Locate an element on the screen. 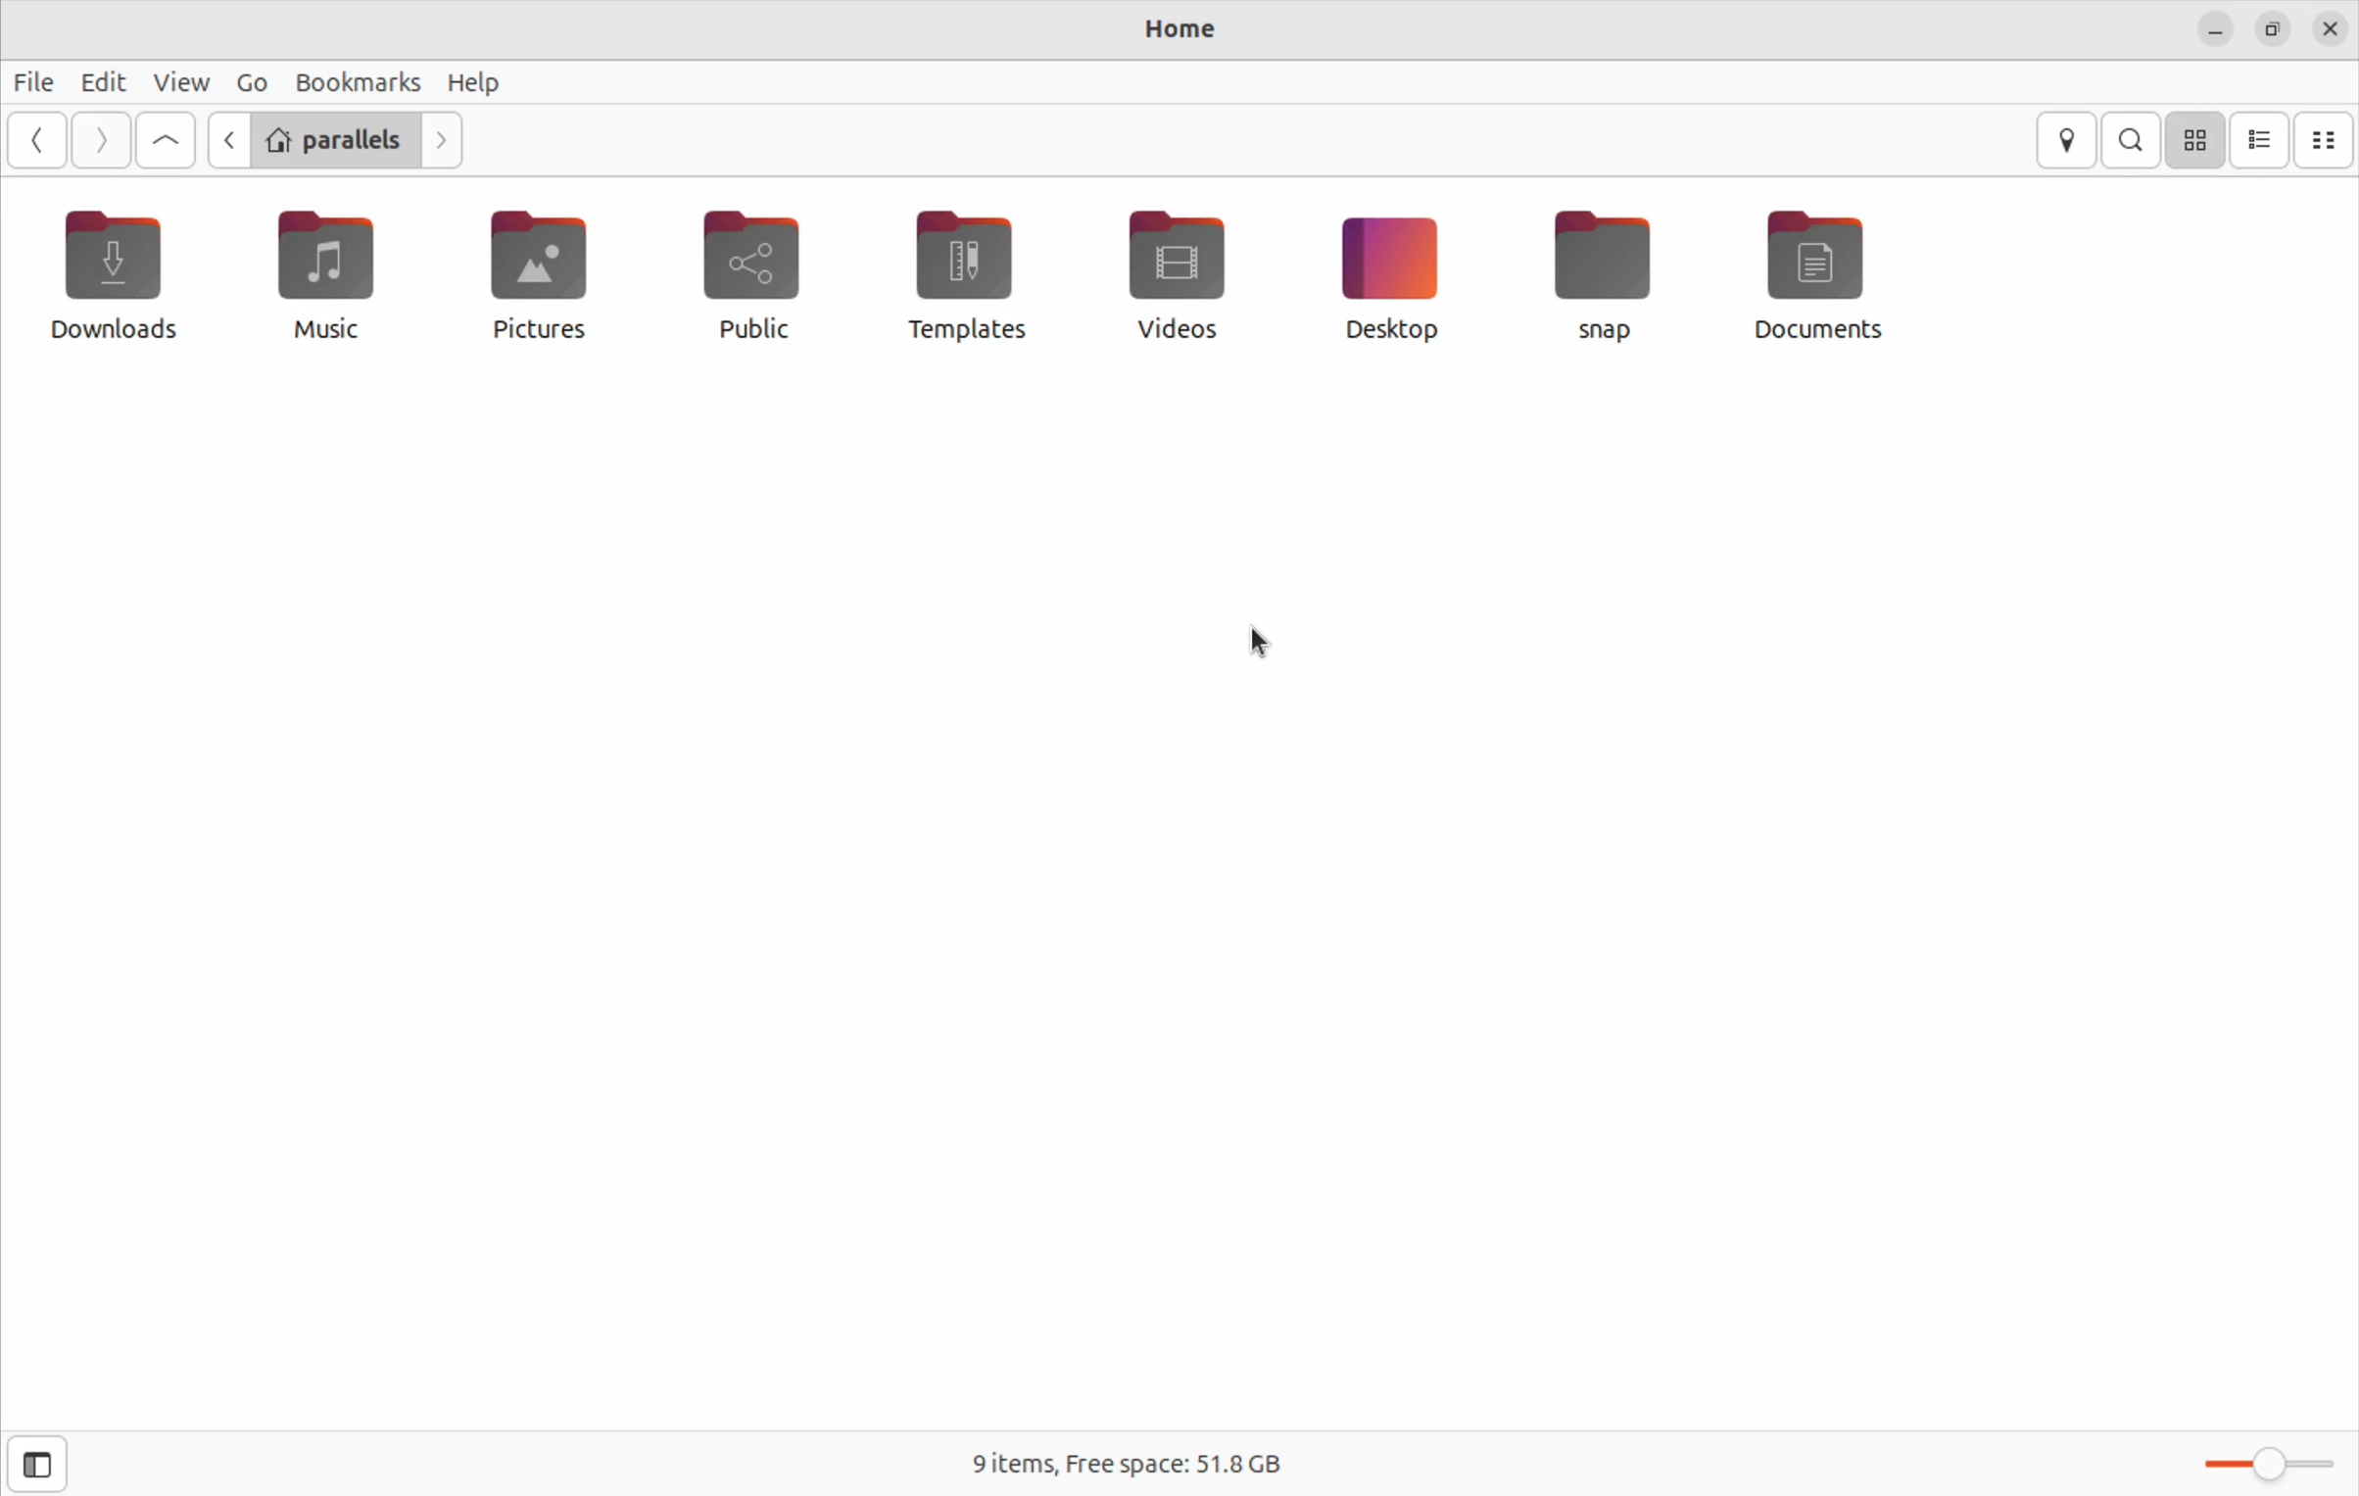 The width and height of the screenshot is (2359, 1496). 9 items free space 51.38 Gb is located at coordinates (1127, 1463).